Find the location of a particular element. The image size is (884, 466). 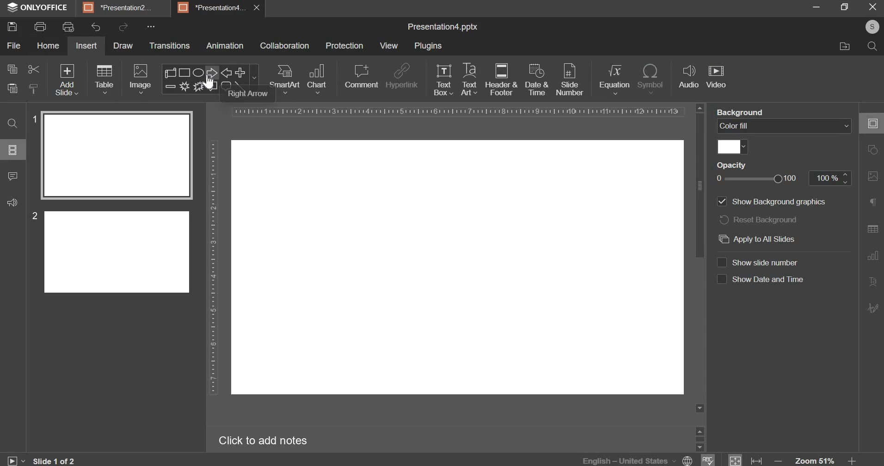

move is located at coordinates (842, 47).